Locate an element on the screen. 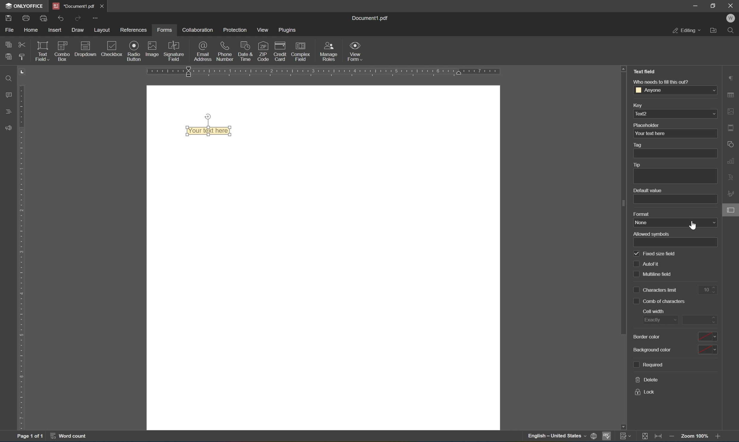 This screenshot has height=442, width=739. editing is located at coordinates (685, 31).